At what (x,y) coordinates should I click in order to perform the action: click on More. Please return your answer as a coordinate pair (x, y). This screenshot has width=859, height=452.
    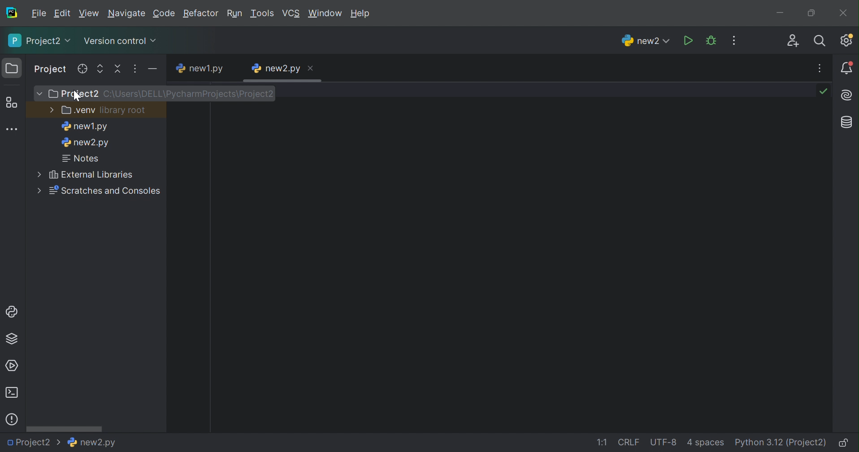
    Looking at the image, I should click on (50, 109).